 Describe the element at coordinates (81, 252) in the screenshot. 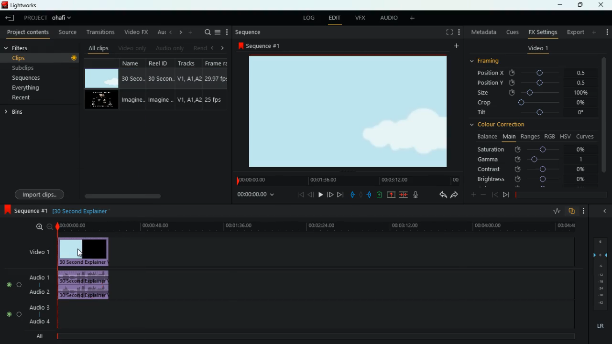

I see `cursor` at that location.